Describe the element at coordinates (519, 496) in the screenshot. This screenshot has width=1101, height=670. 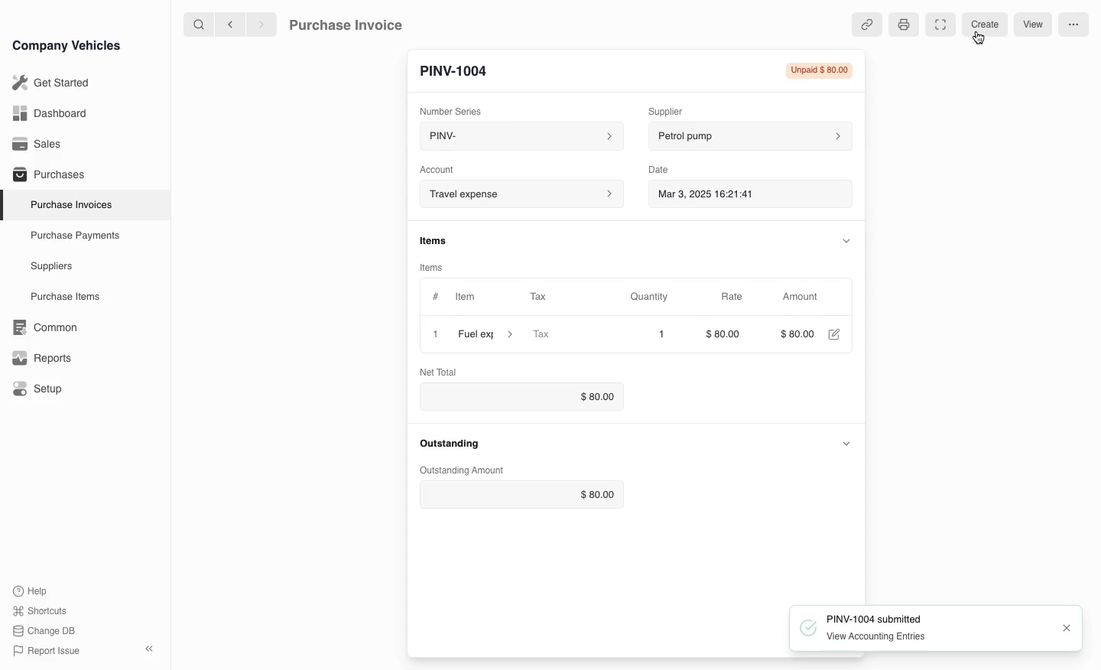
I see `$80.00` at that location.